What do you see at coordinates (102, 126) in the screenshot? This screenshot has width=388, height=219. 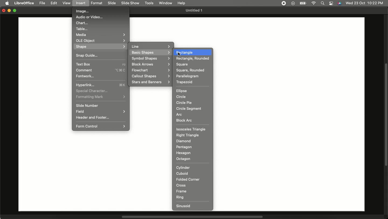 I see `Form control` at bounding box center [102, 126].